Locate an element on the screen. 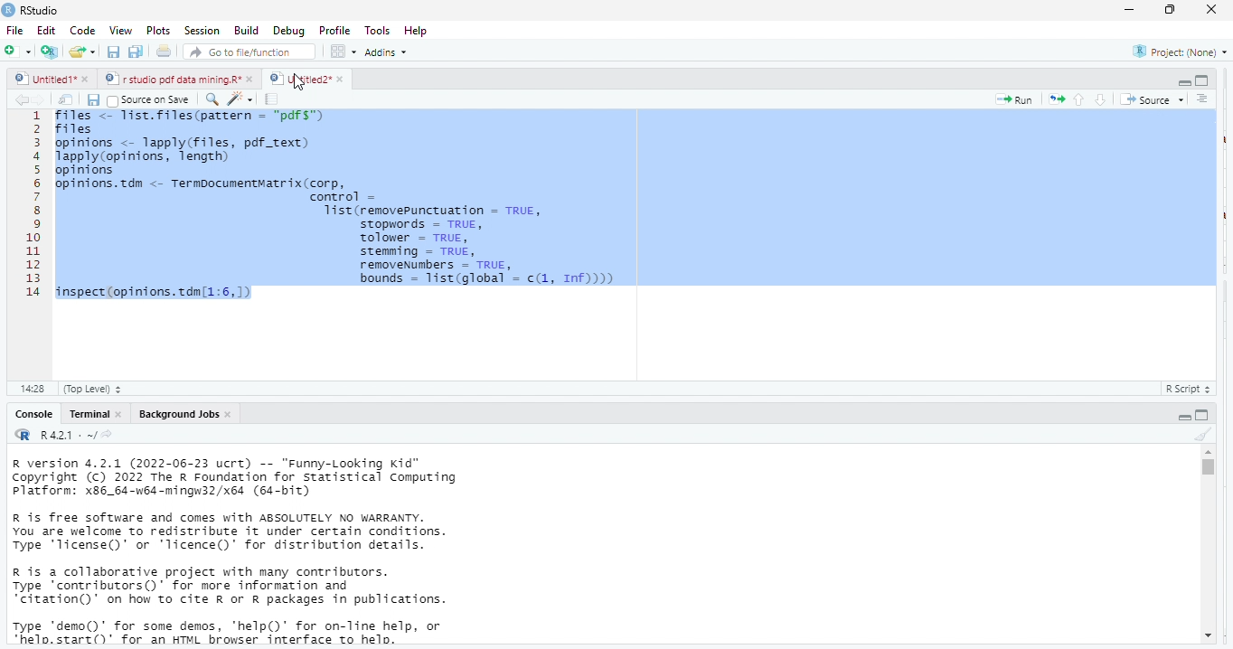 Image resolution: width=1233 pixels, height=649 pixels. close is located at coordinates (231, 414).